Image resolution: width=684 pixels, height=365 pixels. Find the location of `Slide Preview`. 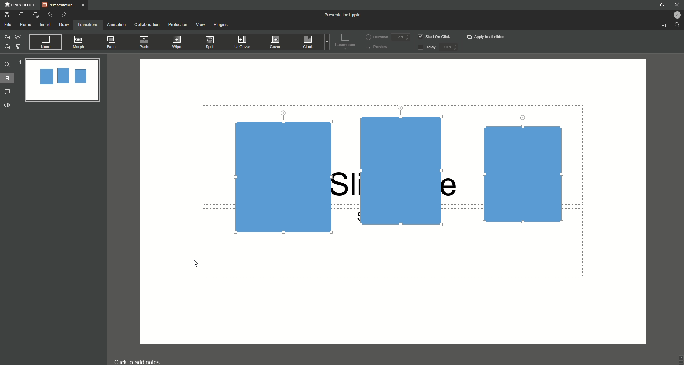

Slide Preview is located at coordinates (62, 81).